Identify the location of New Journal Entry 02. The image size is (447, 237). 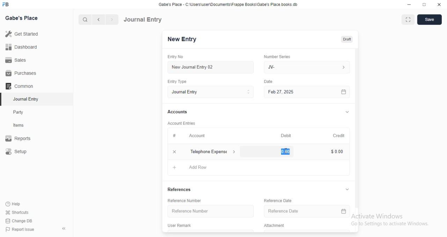
(211, 67).